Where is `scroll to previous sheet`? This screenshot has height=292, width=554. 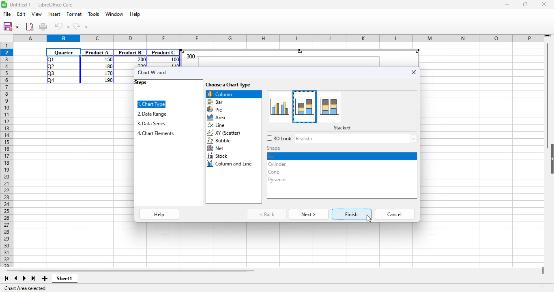
scroll to previous sheet is located at coordinates (16, 278).